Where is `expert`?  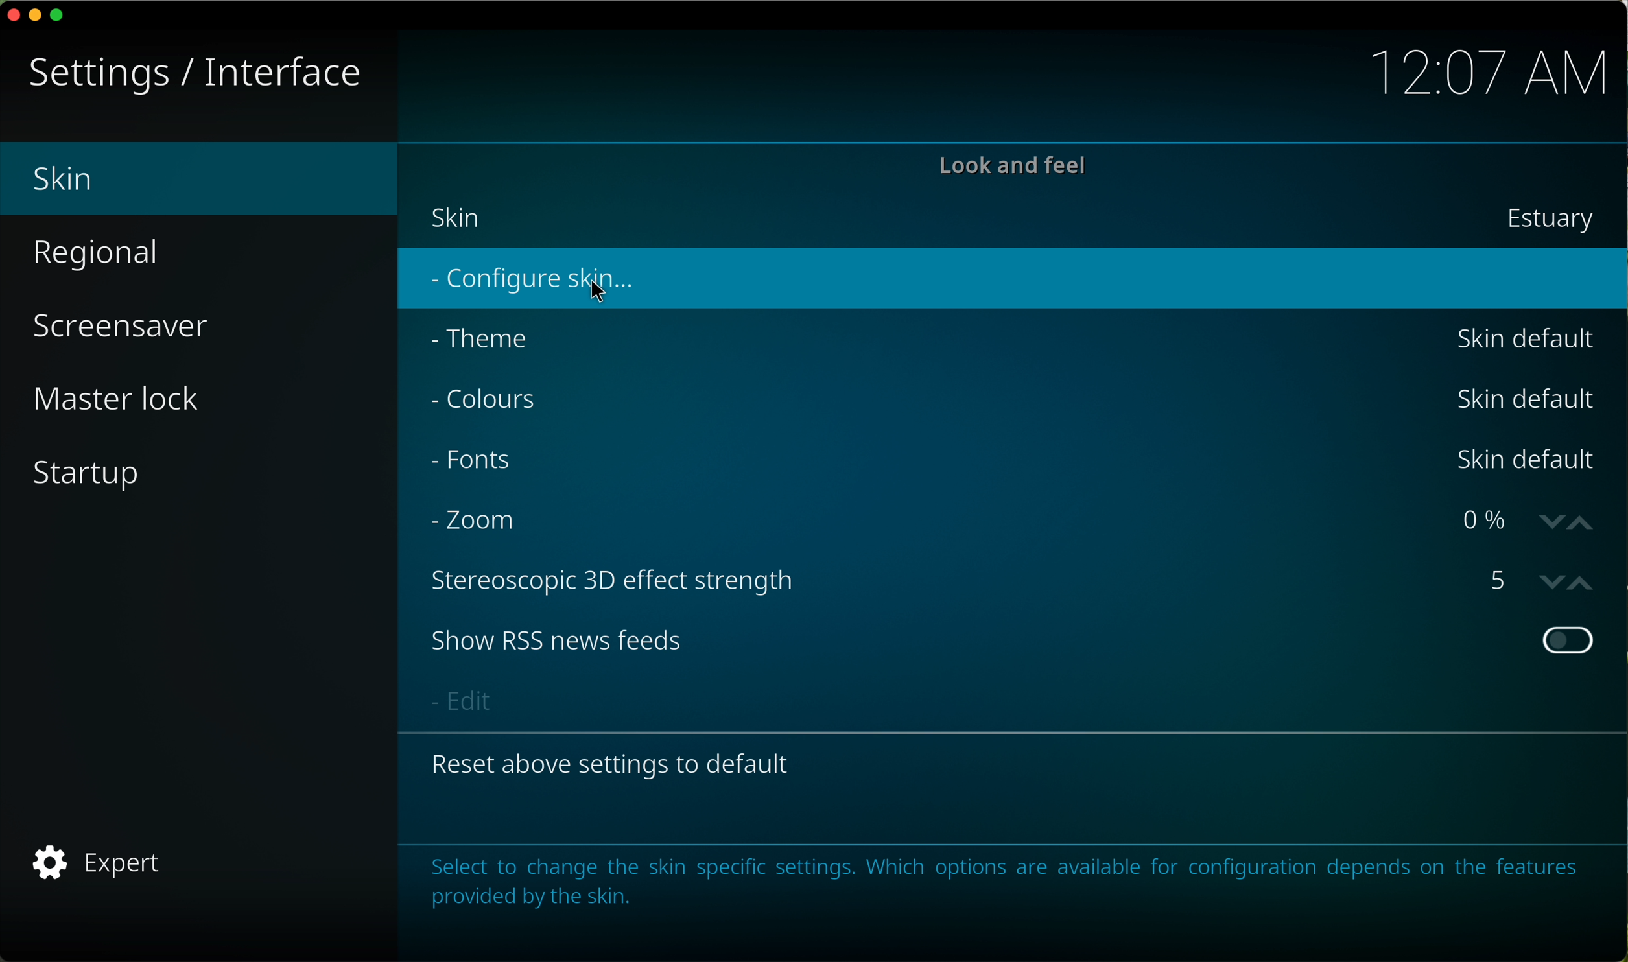
expert is located at coordinates (97, 865).